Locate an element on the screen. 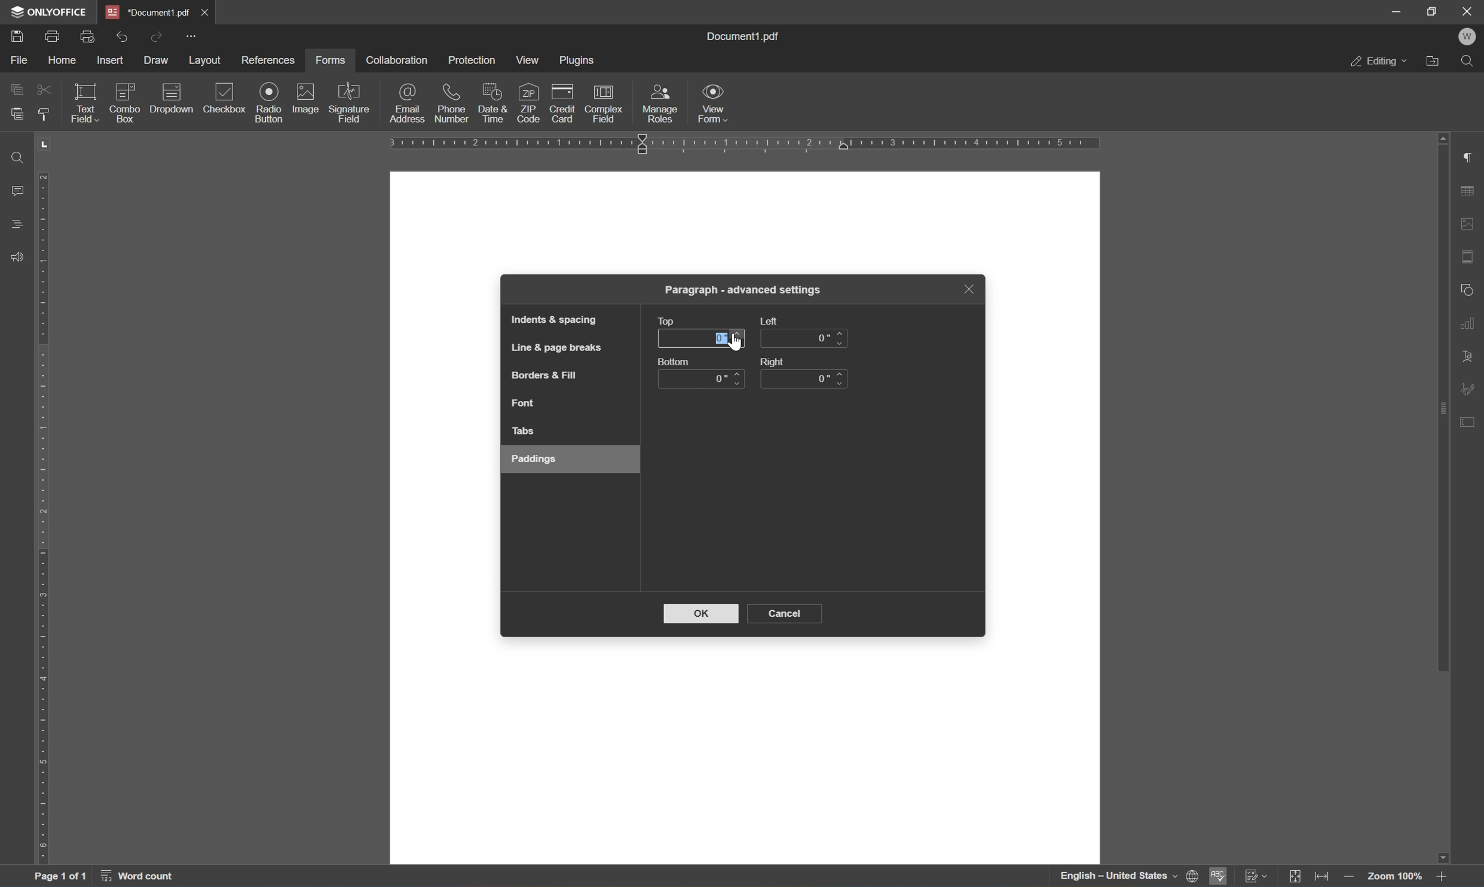  0 is located at coordinates (721, 383).